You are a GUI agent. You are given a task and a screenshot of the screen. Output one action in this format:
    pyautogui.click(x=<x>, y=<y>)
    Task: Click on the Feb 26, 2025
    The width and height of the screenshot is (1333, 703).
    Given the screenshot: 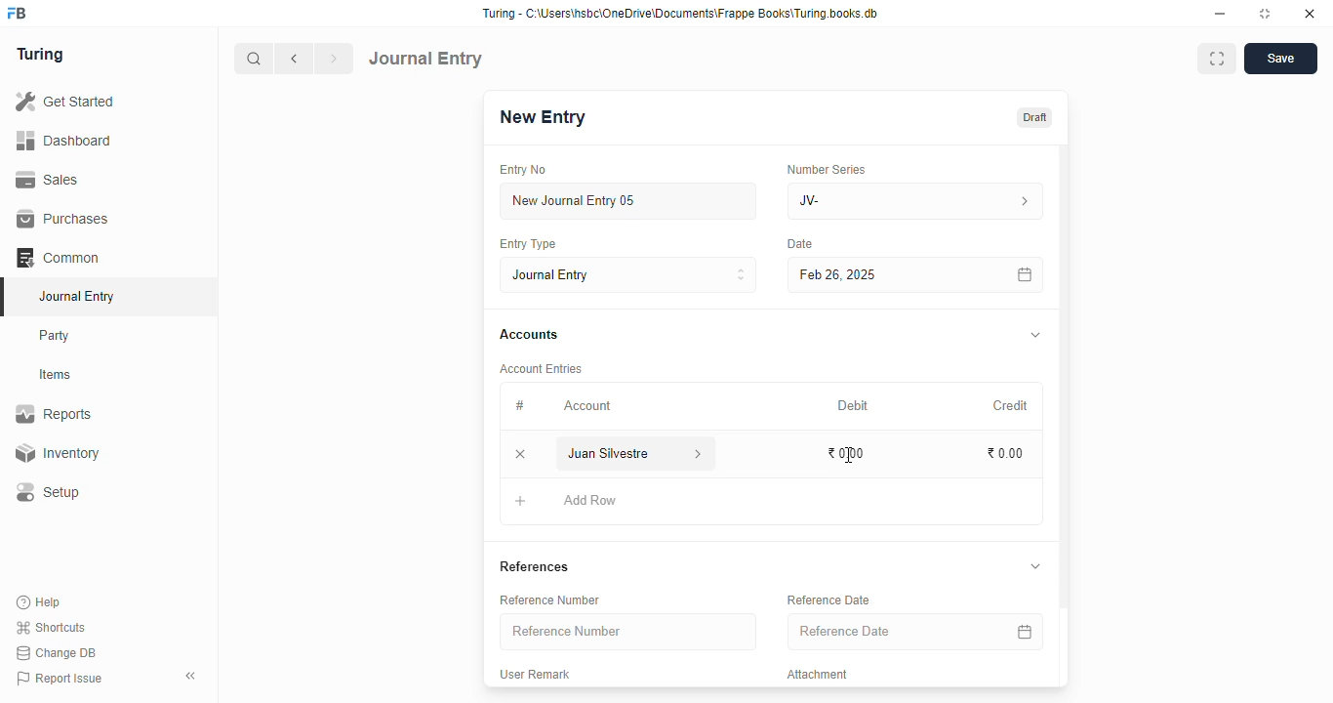 What is the action you would take?
    pyautogui.click(x=873, y=274)
    